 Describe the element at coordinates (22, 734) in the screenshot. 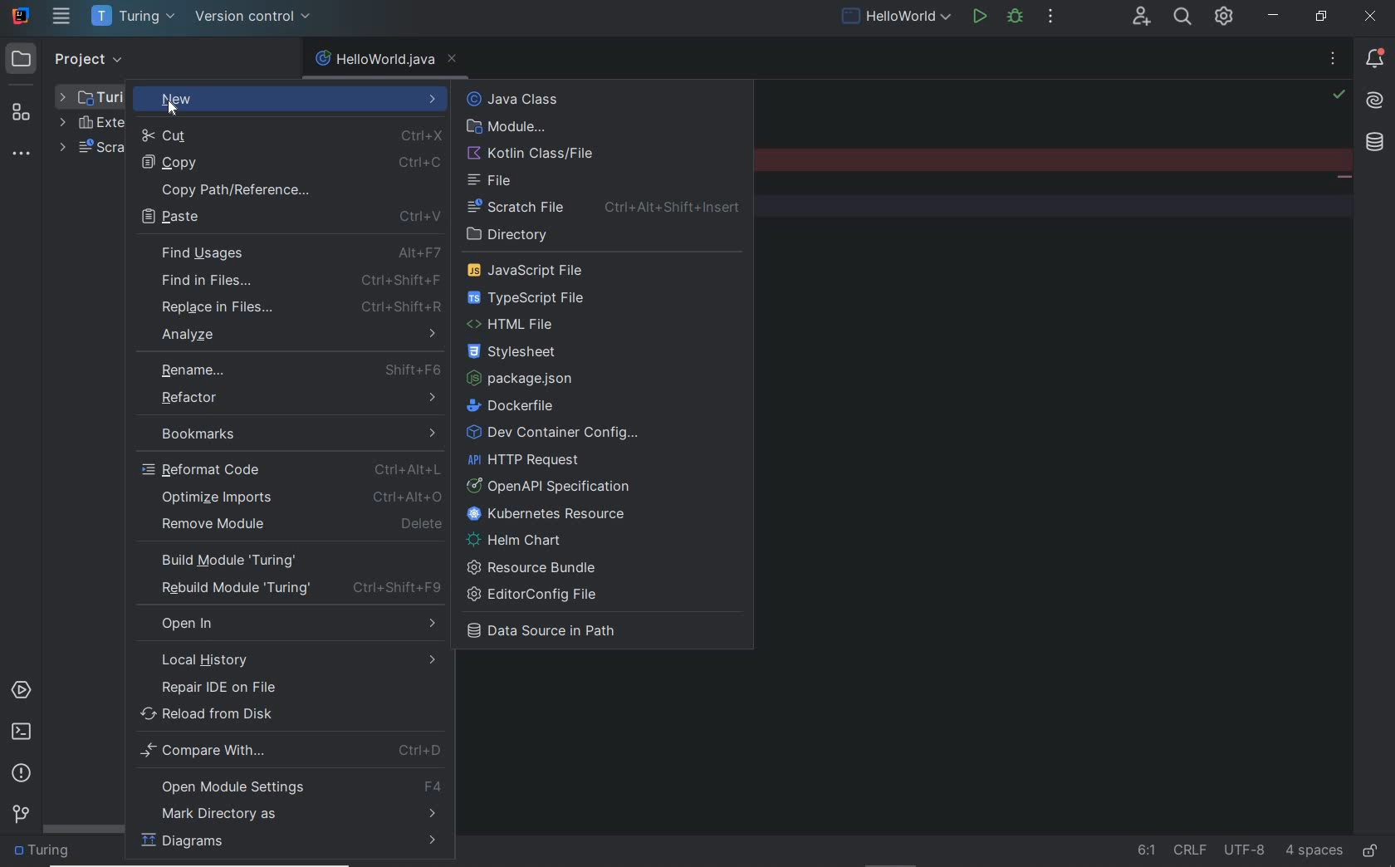

I see `terminal` at that location.